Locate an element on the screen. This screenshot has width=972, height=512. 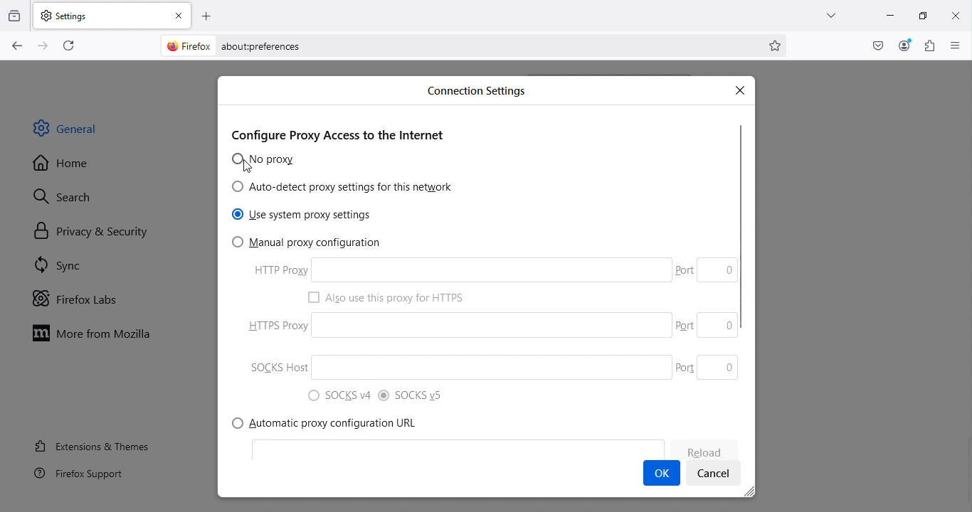
Cancel is located at coordinates (712, 475).